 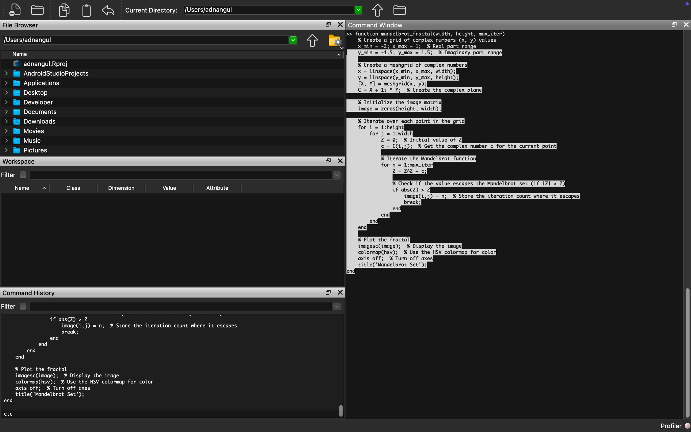 I want to click on Dropdown, so click(x=186, y=176).